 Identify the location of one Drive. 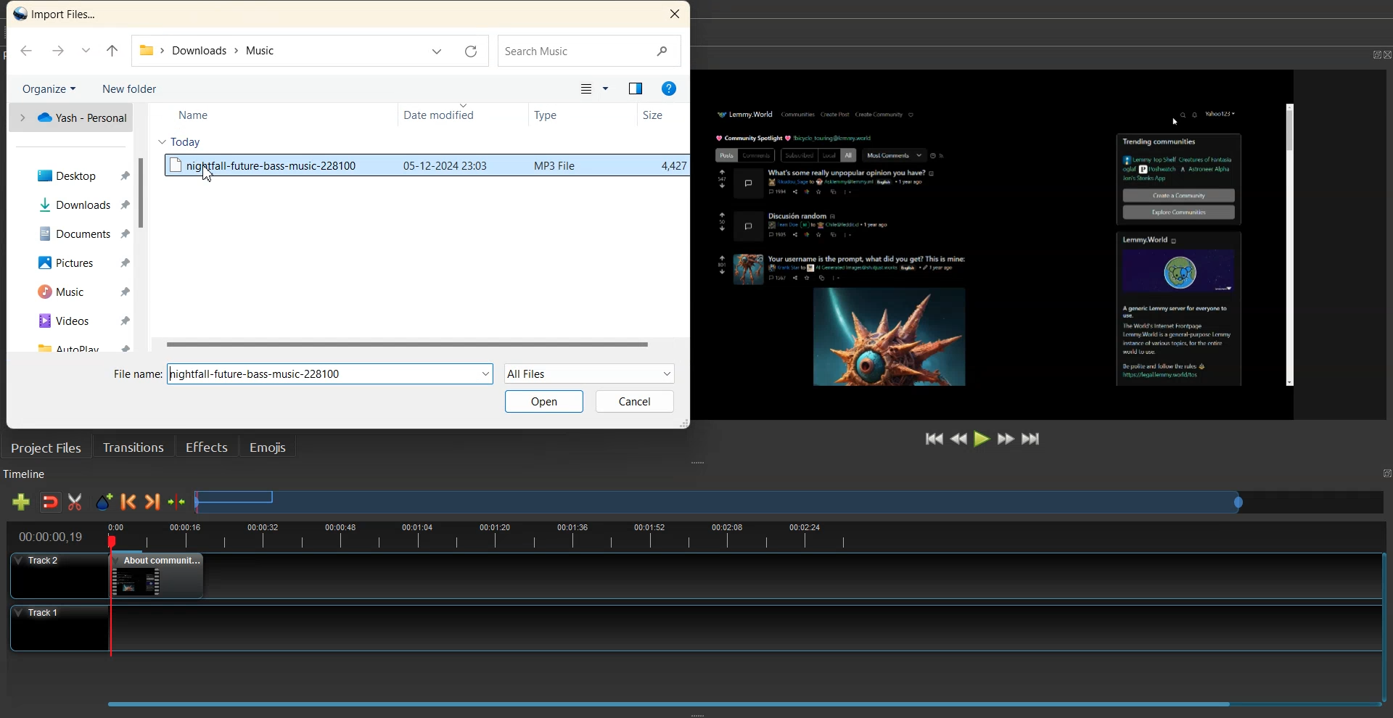
(70, 117).